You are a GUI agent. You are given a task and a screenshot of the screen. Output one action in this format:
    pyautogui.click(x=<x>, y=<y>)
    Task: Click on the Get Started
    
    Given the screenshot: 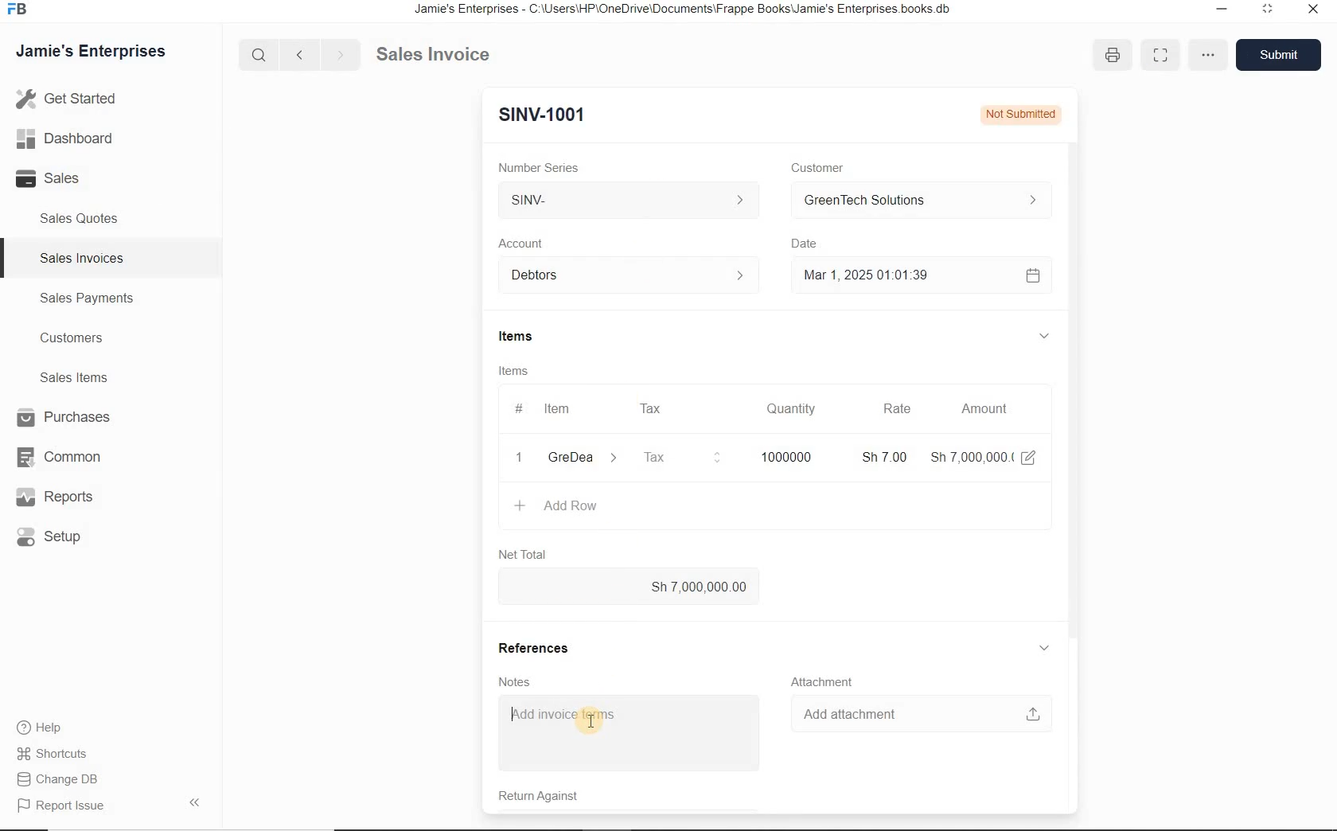 What is the action you would take?
    pyautogui.click(x=67, y=100)
    